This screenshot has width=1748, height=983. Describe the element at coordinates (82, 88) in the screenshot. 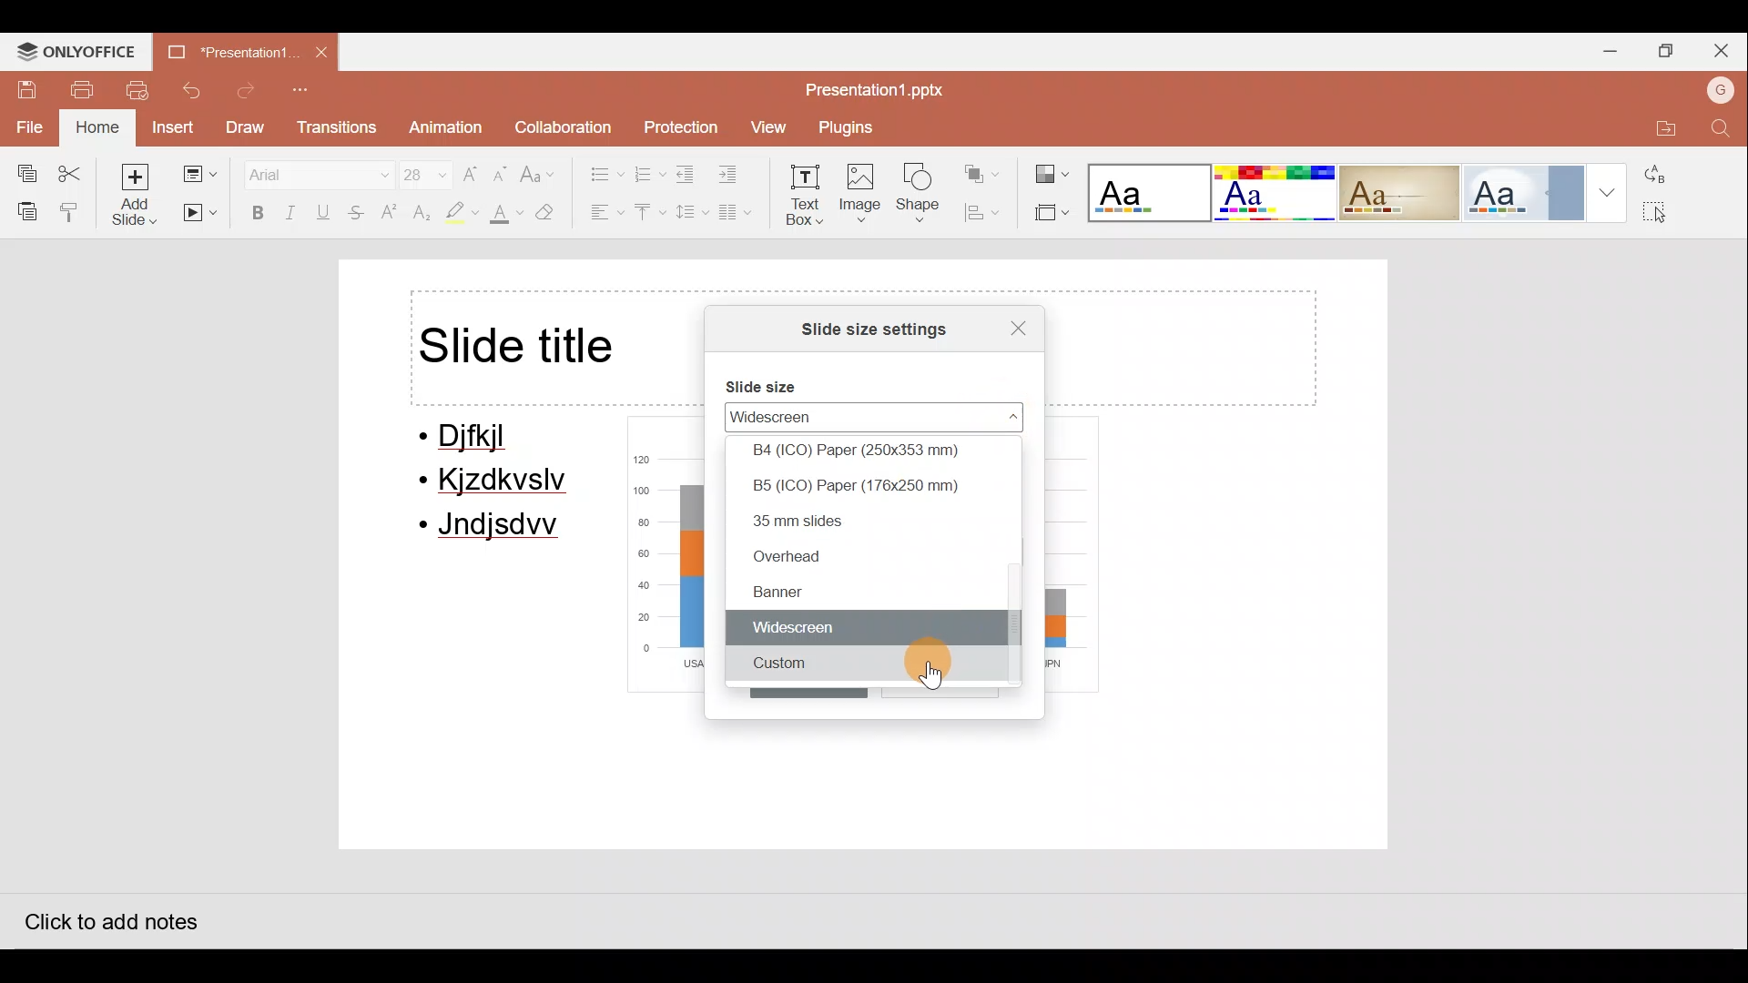

I see `Print file` at that location.